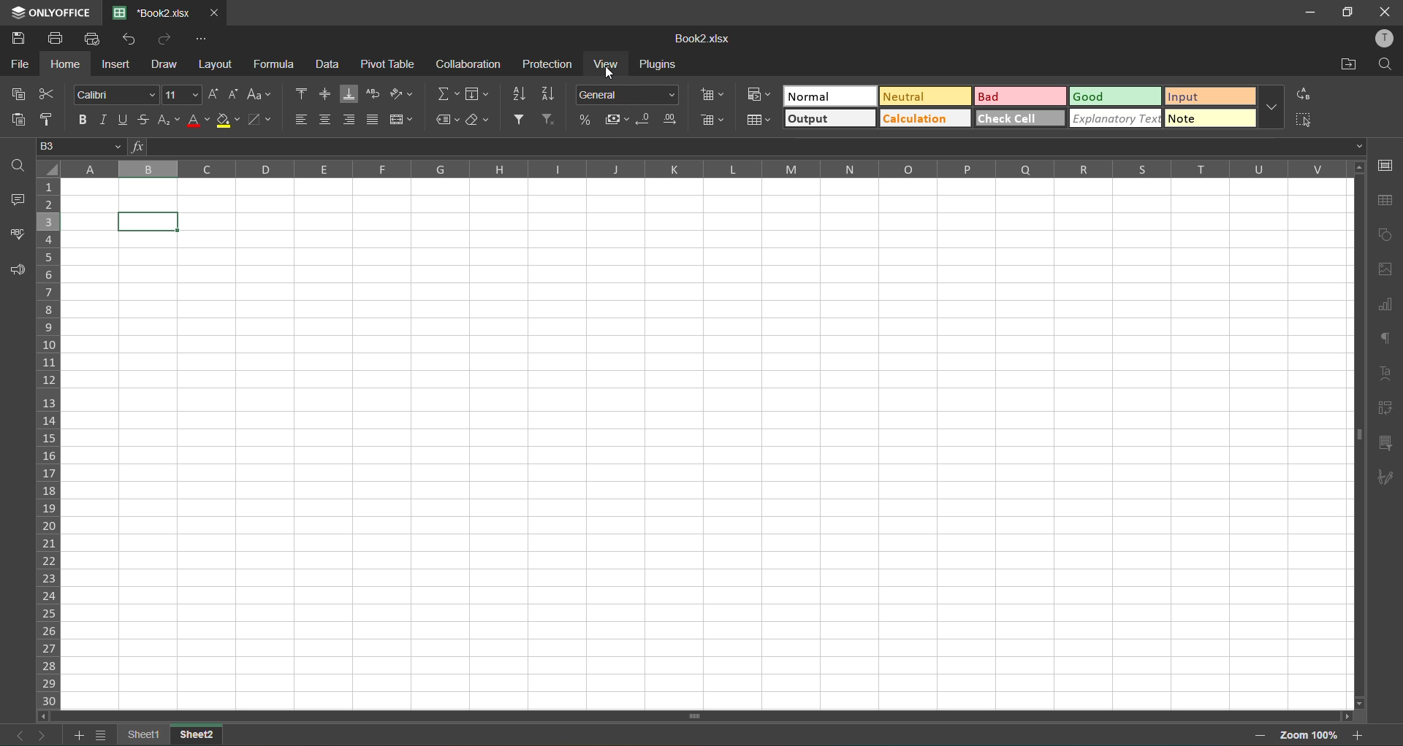  Describe the element at coordinates (617, 119) in the screenshot. I see `accounting` at that location.